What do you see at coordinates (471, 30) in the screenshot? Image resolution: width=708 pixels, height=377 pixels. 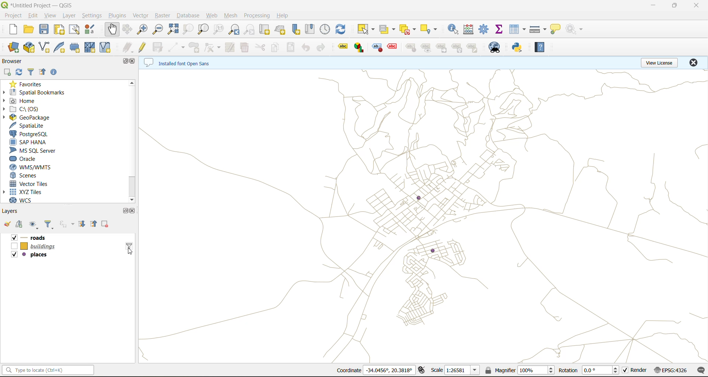 I see `calculator` at bounding box center [471, 30].